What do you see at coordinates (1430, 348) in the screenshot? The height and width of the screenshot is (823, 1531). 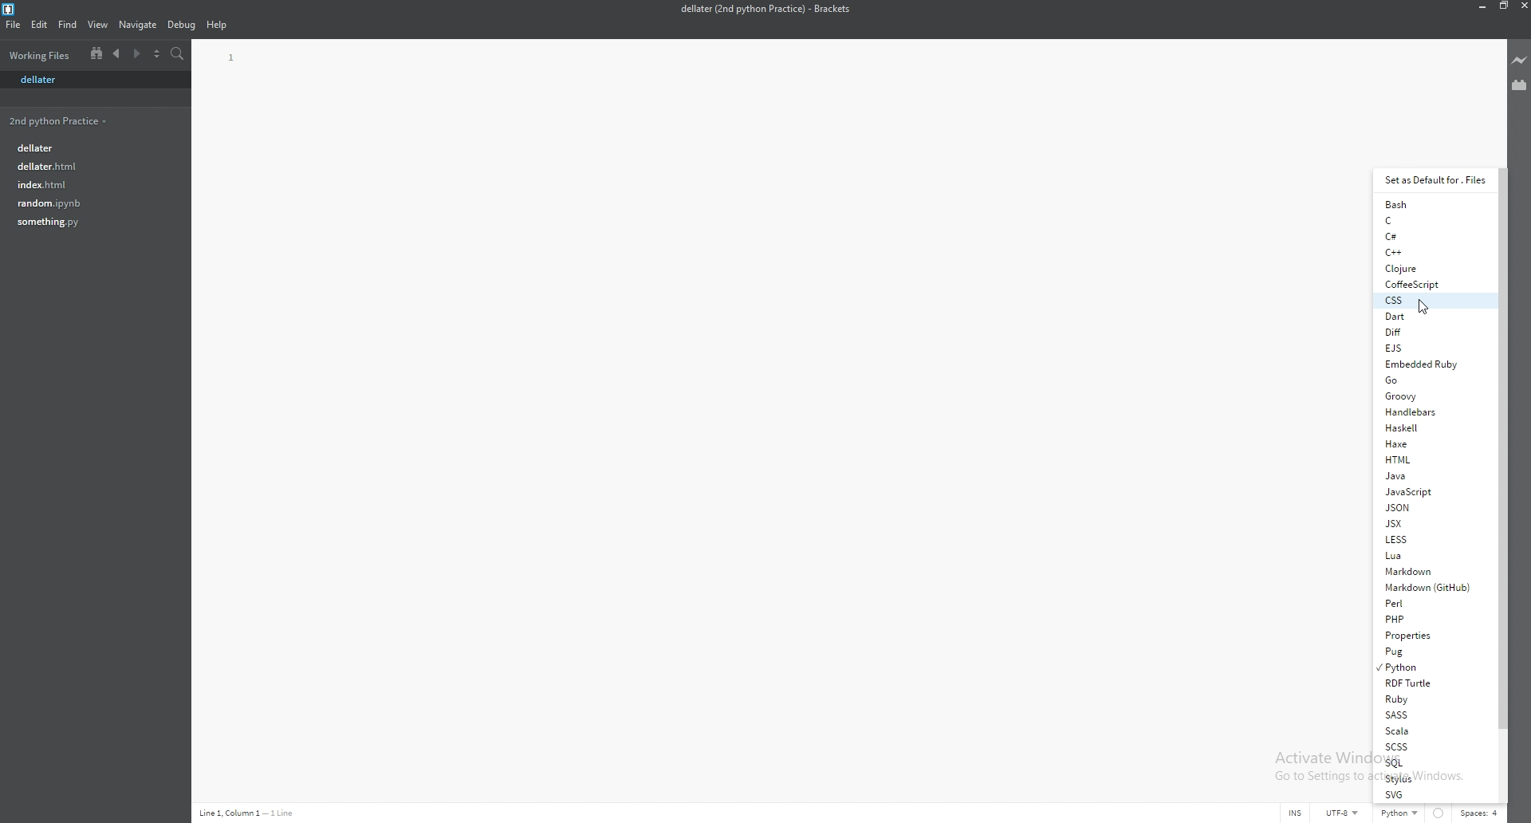 I see `ejs` at bounding box center [1430, 348].